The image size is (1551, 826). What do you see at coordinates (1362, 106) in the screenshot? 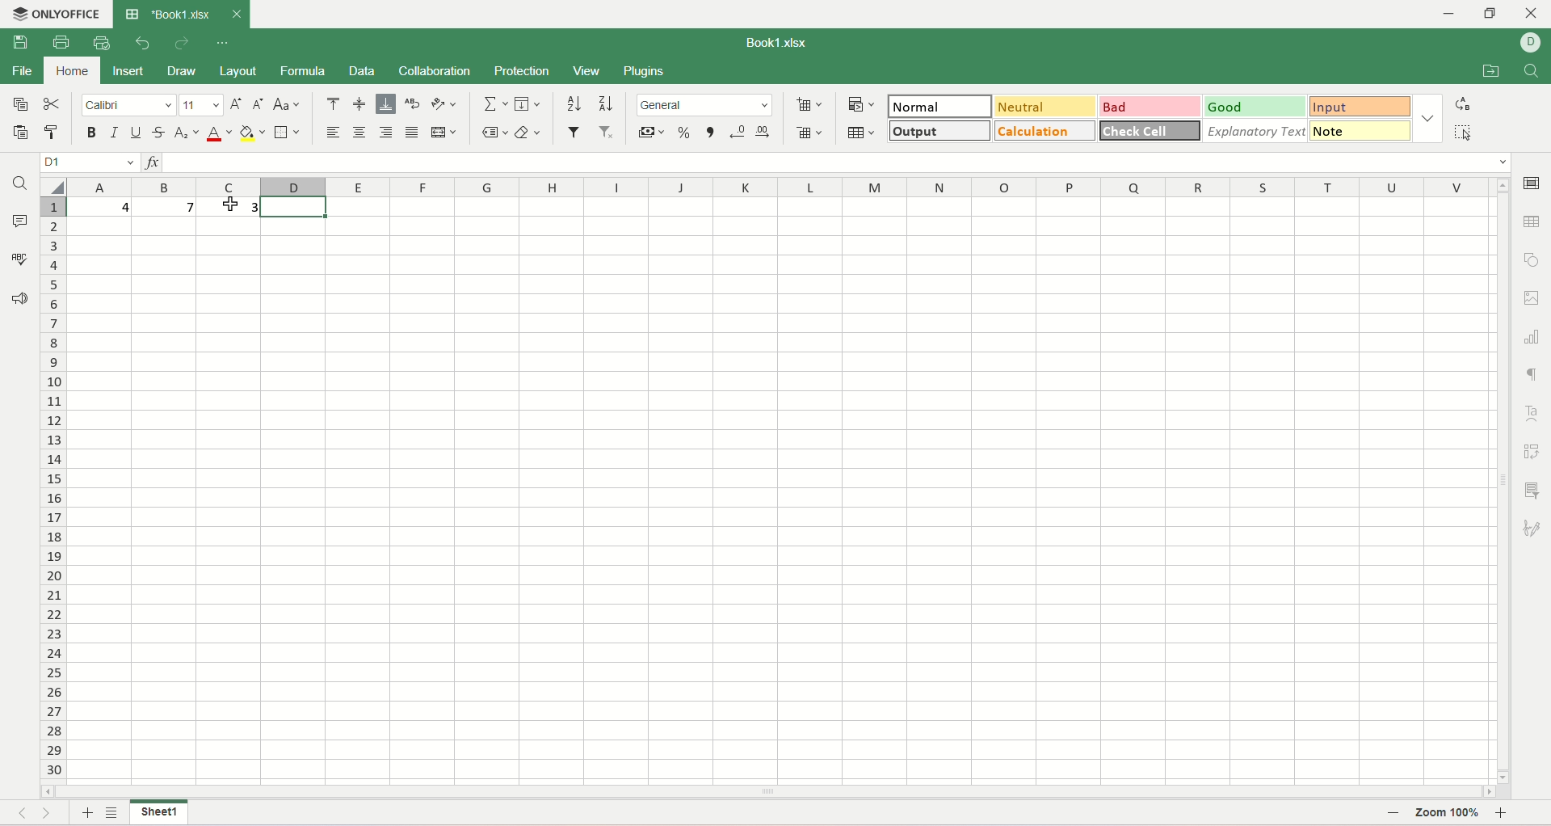
I see `input` at bounding box center [1362, 106].